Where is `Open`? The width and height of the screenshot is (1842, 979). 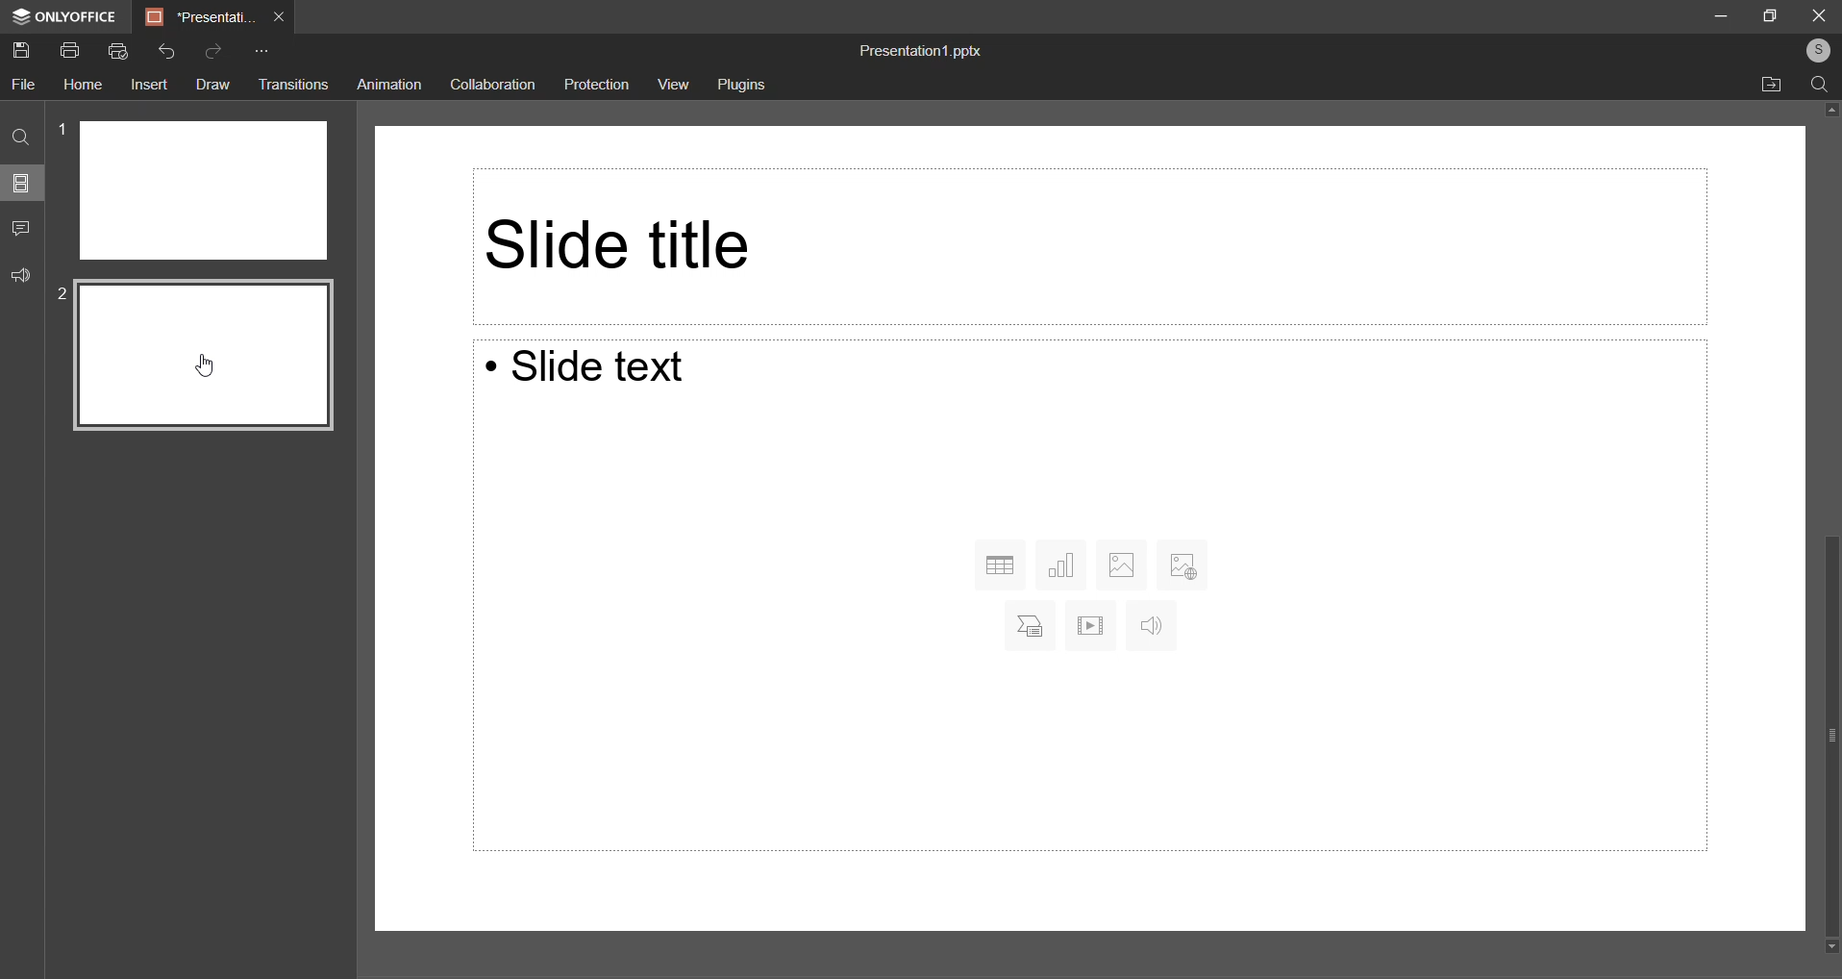
Open is located at coordinates (1773, 85).